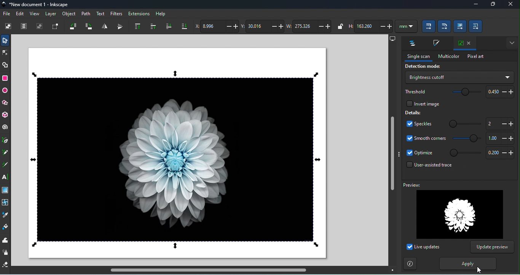 This screenshot has width=520, height=275. What do you see at coordinates (6, 227) in the screenshot?
I see `paint bucket tool` at bounding box center [6, 227].